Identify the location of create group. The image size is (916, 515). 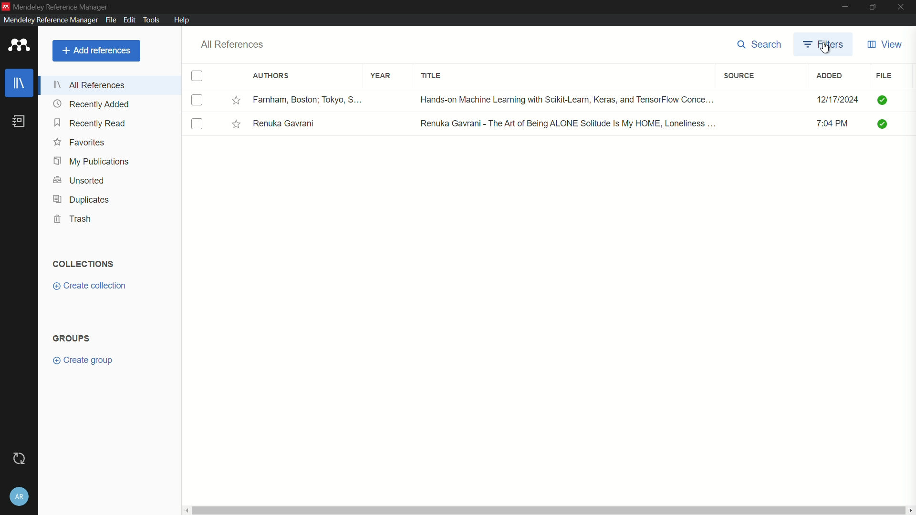
(82, 360).